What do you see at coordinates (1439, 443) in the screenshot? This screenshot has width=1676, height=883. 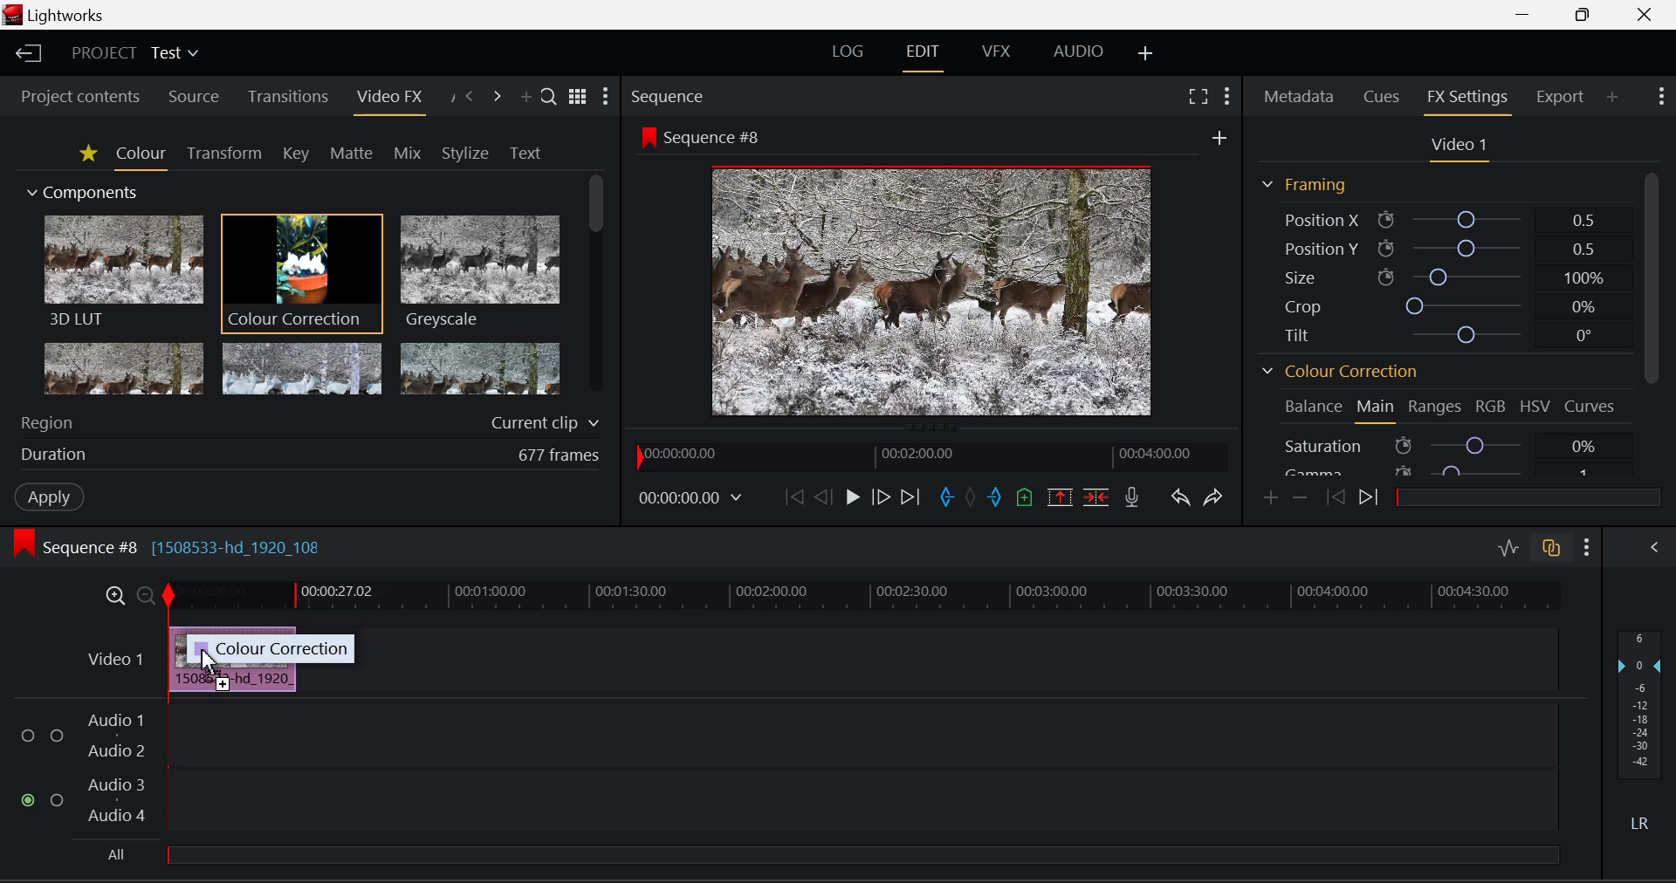 I see `Saturation` at bounding box center [1439, 443].